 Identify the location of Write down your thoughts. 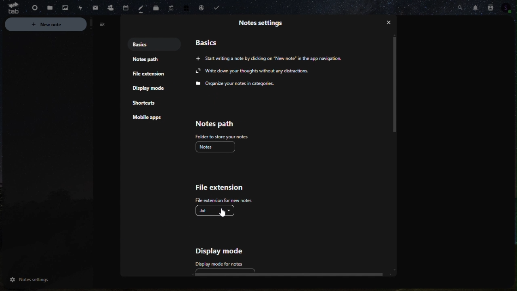
(254, 77).